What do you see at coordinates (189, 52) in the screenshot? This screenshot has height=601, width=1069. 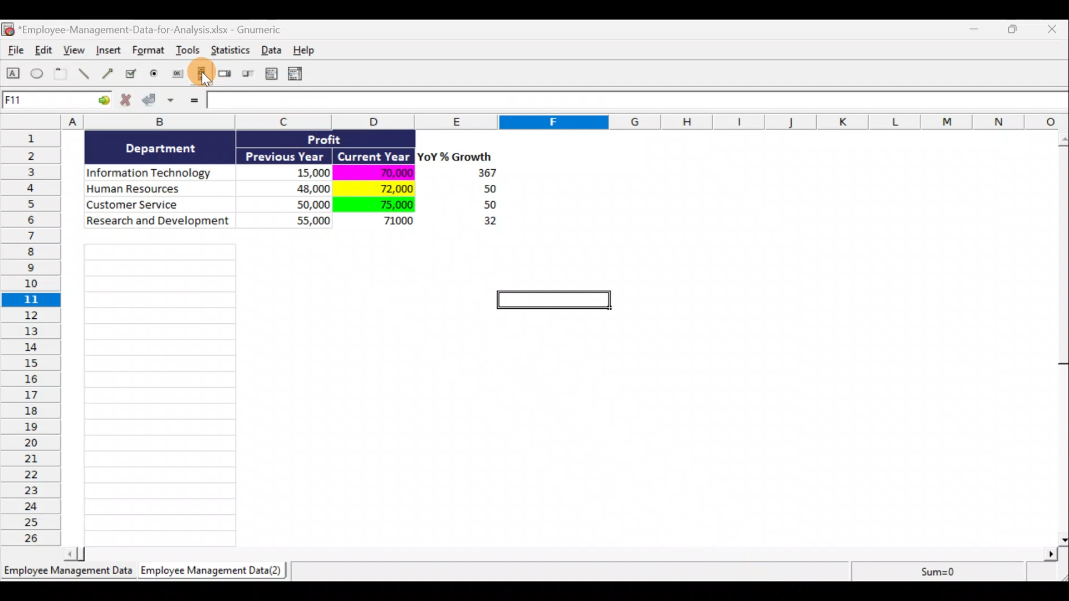 I see `Tools` at bounding box center [189, 52].